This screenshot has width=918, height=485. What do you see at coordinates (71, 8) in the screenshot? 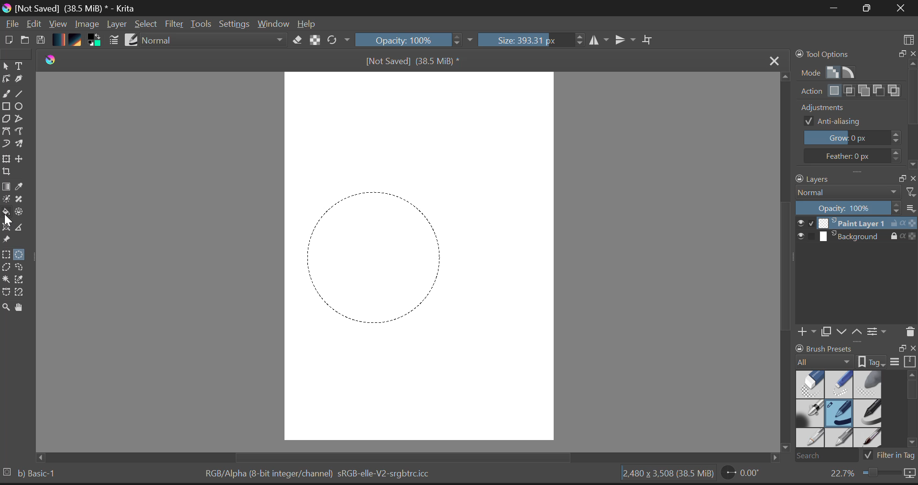
I see `Window Title` at bounding box center [71, 8].